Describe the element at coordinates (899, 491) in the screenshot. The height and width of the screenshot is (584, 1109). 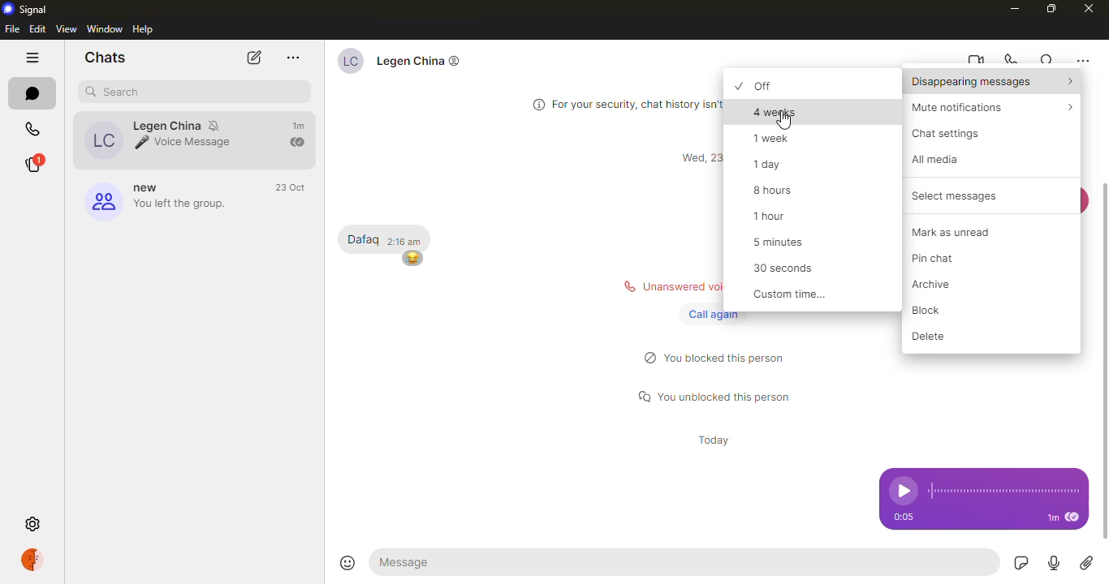
I see `play` at that location.